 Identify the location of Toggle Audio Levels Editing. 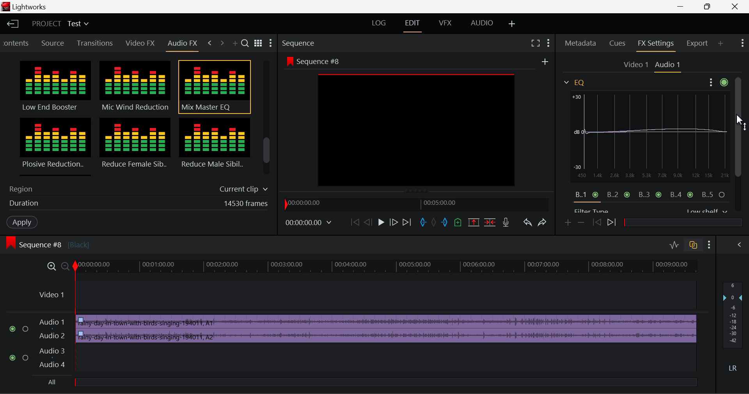
(675, 245).